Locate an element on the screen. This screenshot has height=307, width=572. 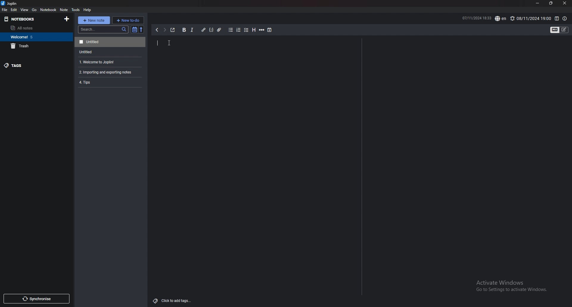
hyperlink is located at coordinates (204, 30).